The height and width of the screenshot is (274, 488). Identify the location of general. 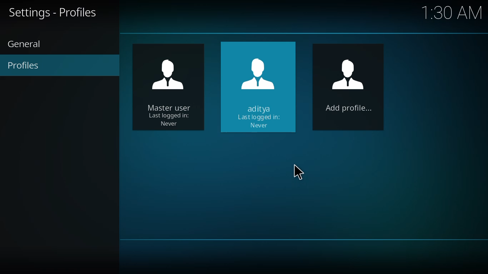
(28, 45).